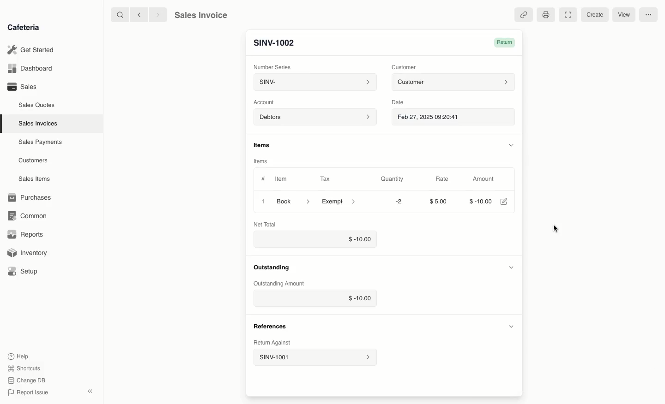  Describe the element at coordinates (19, 355) in the screenshot. I see `Help` at that location.